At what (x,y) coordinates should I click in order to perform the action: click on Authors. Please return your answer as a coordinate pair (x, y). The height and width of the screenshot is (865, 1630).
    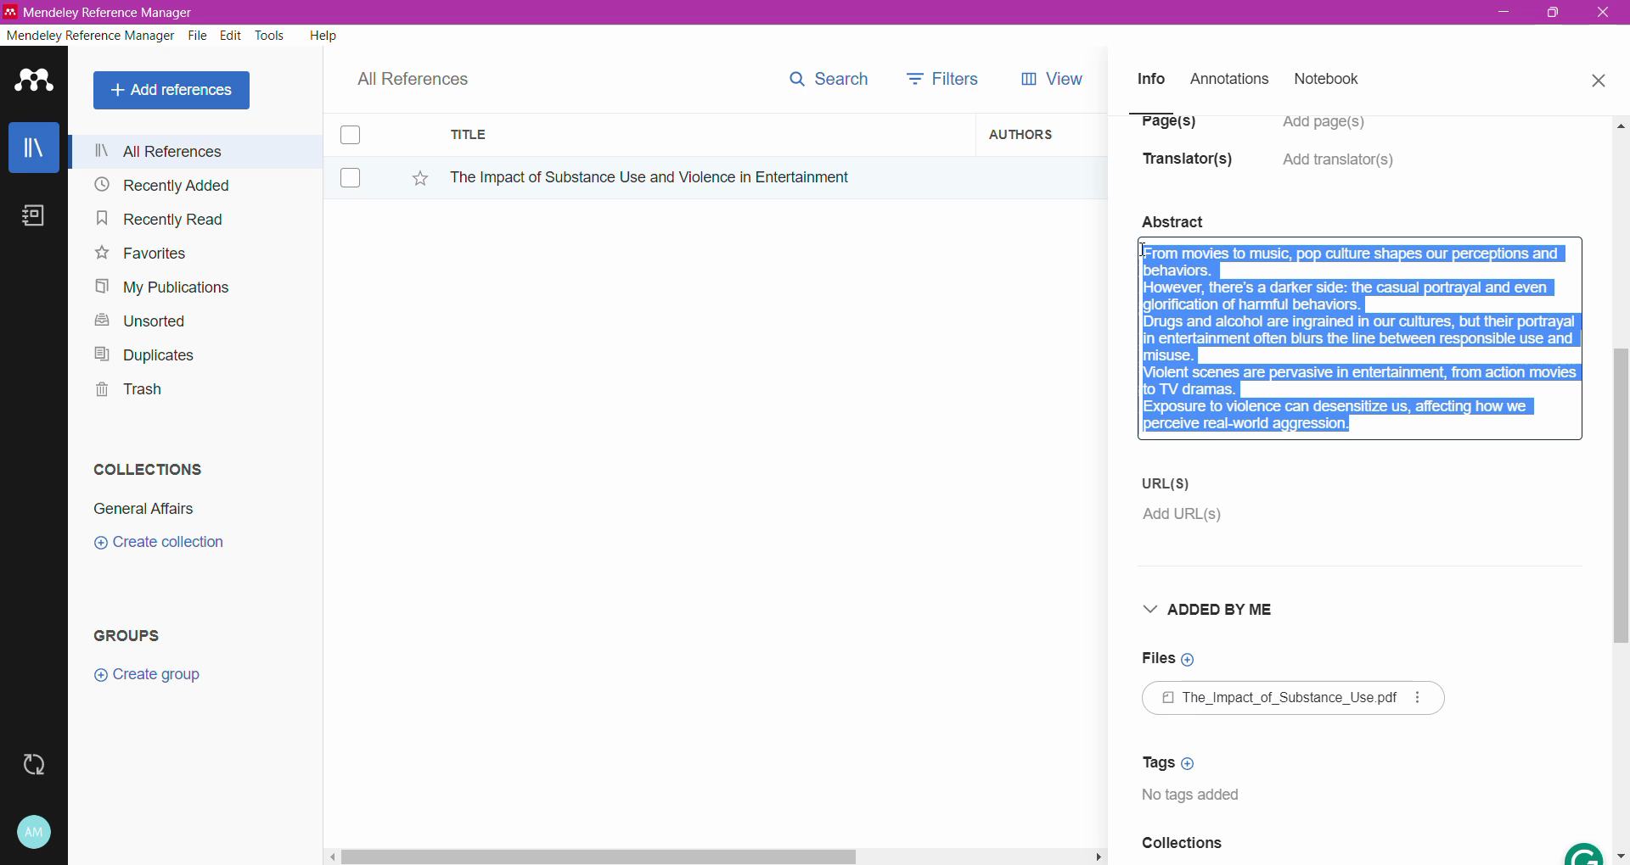
    Looking at the image, I should click on (1042, 133).